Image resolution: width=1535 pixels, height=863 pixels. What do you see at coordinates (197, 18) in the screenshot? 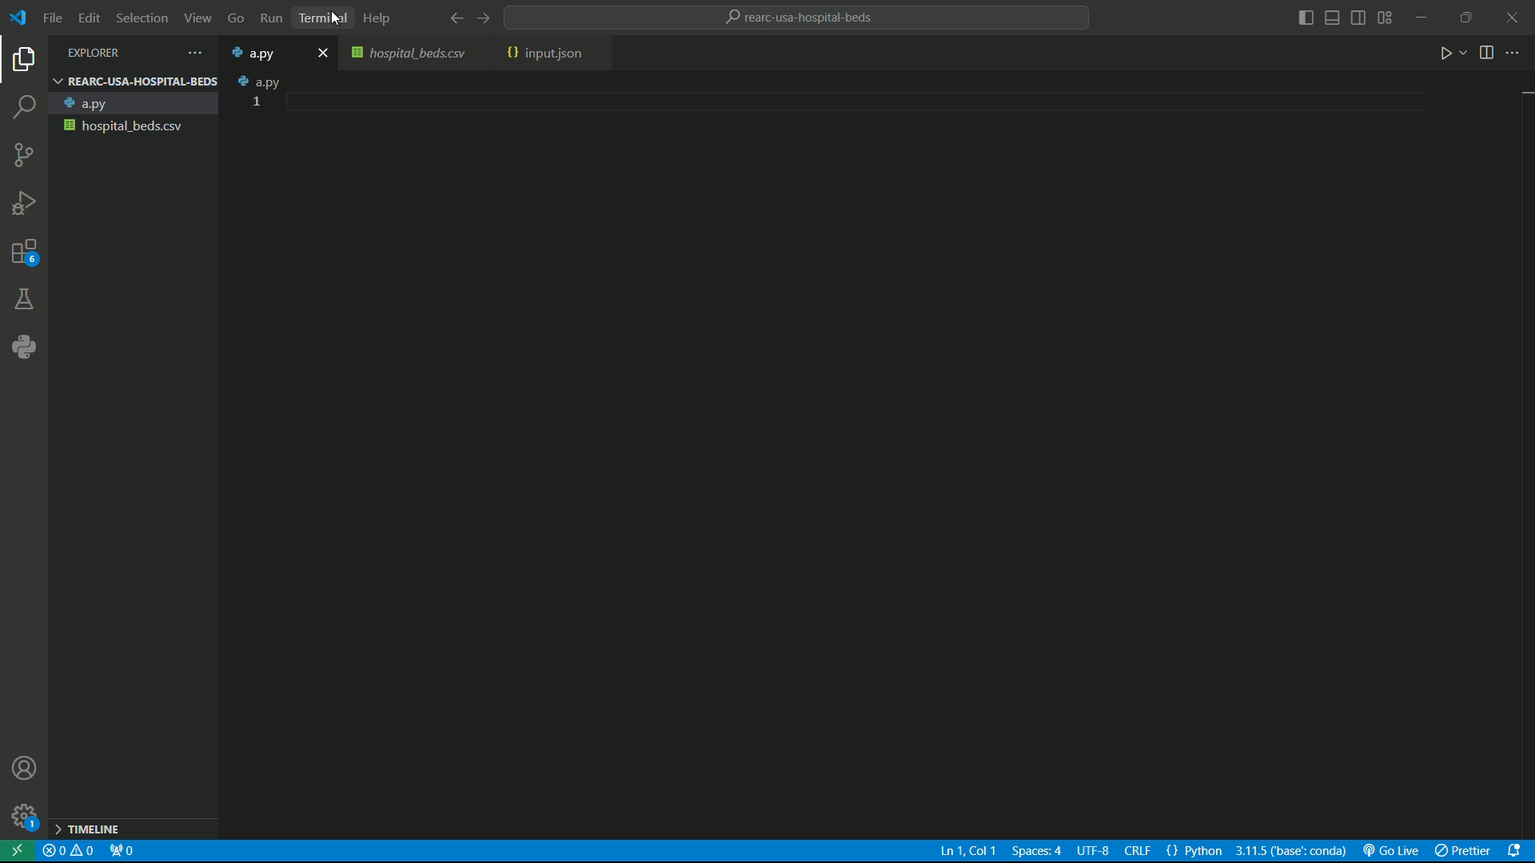
I see `view menu` at bounding box center [197, 18].